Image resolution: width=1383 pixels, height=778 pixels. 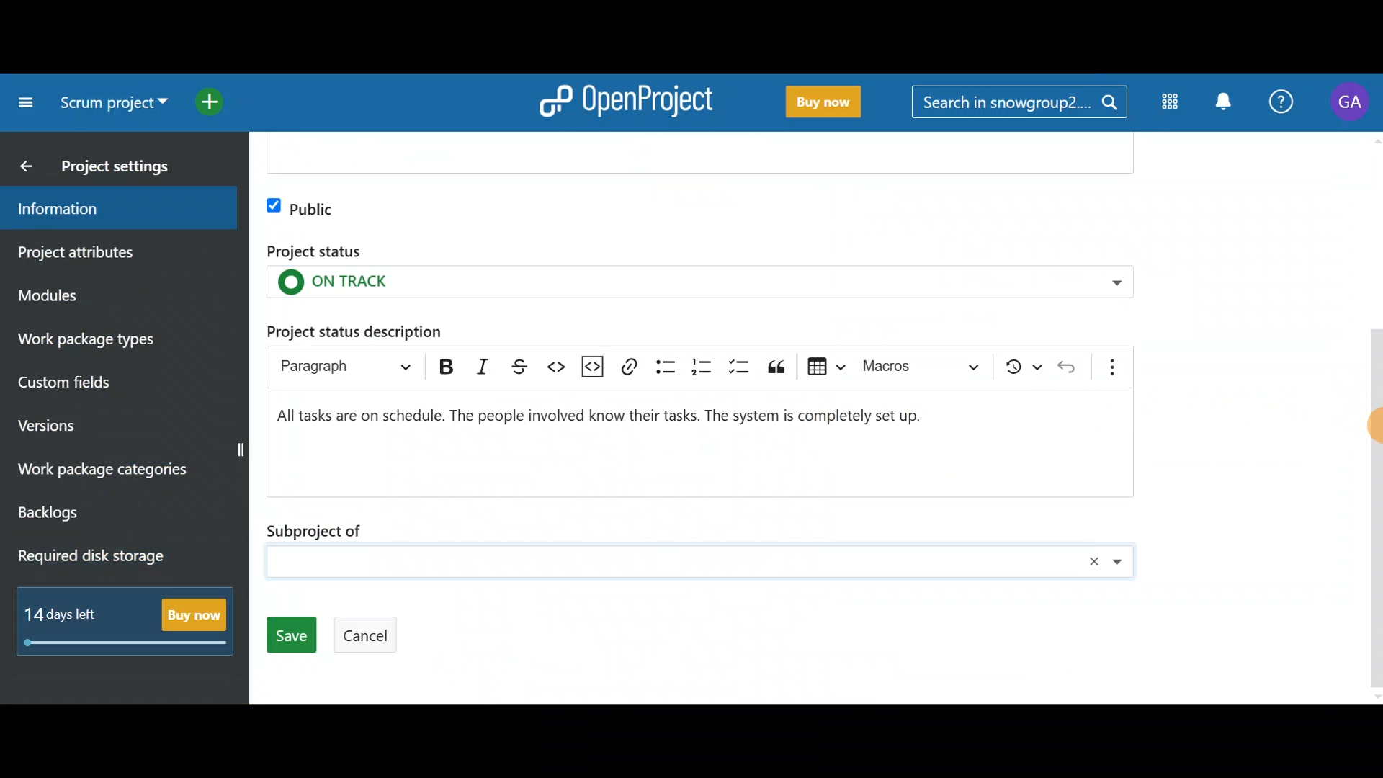 I want to click on Buy now, so click(x=131, y=624).